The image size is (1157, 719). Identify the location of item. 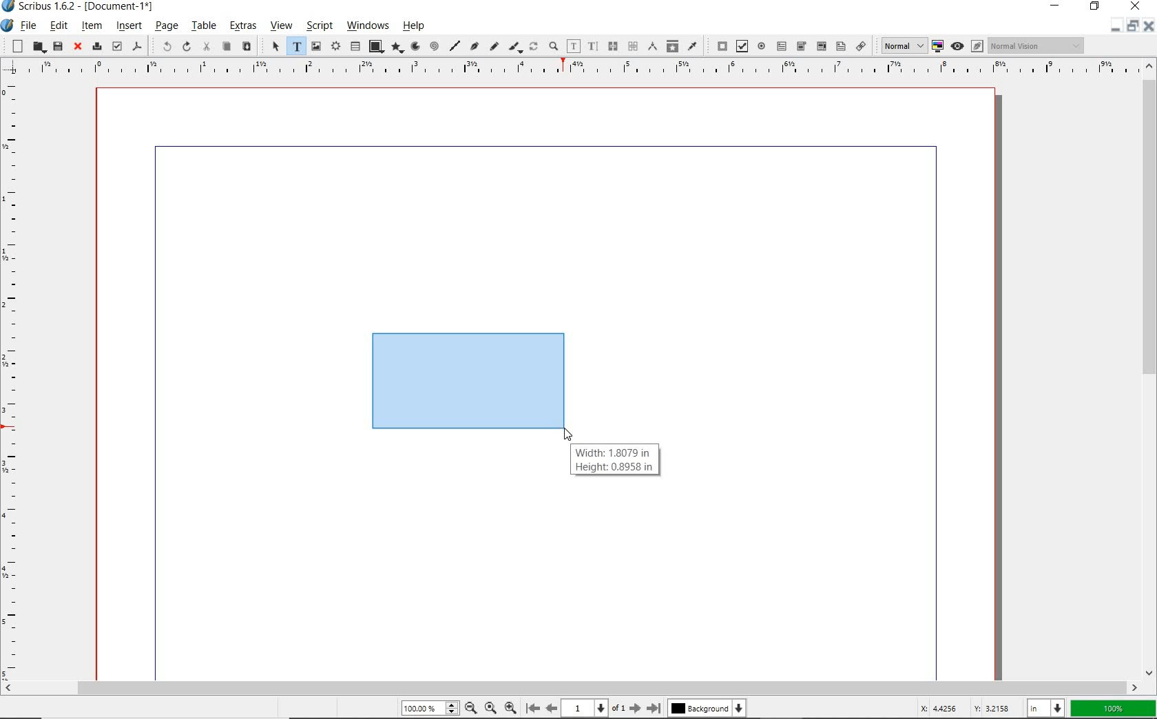
(93, 28).